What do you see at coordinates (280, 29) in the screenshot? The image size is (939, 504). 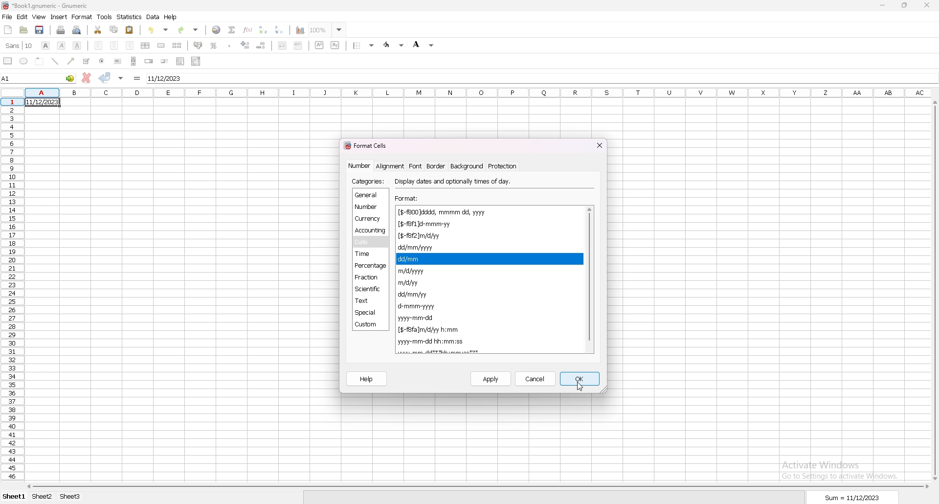 I see `sort descending` at bounding box center [280, 29].